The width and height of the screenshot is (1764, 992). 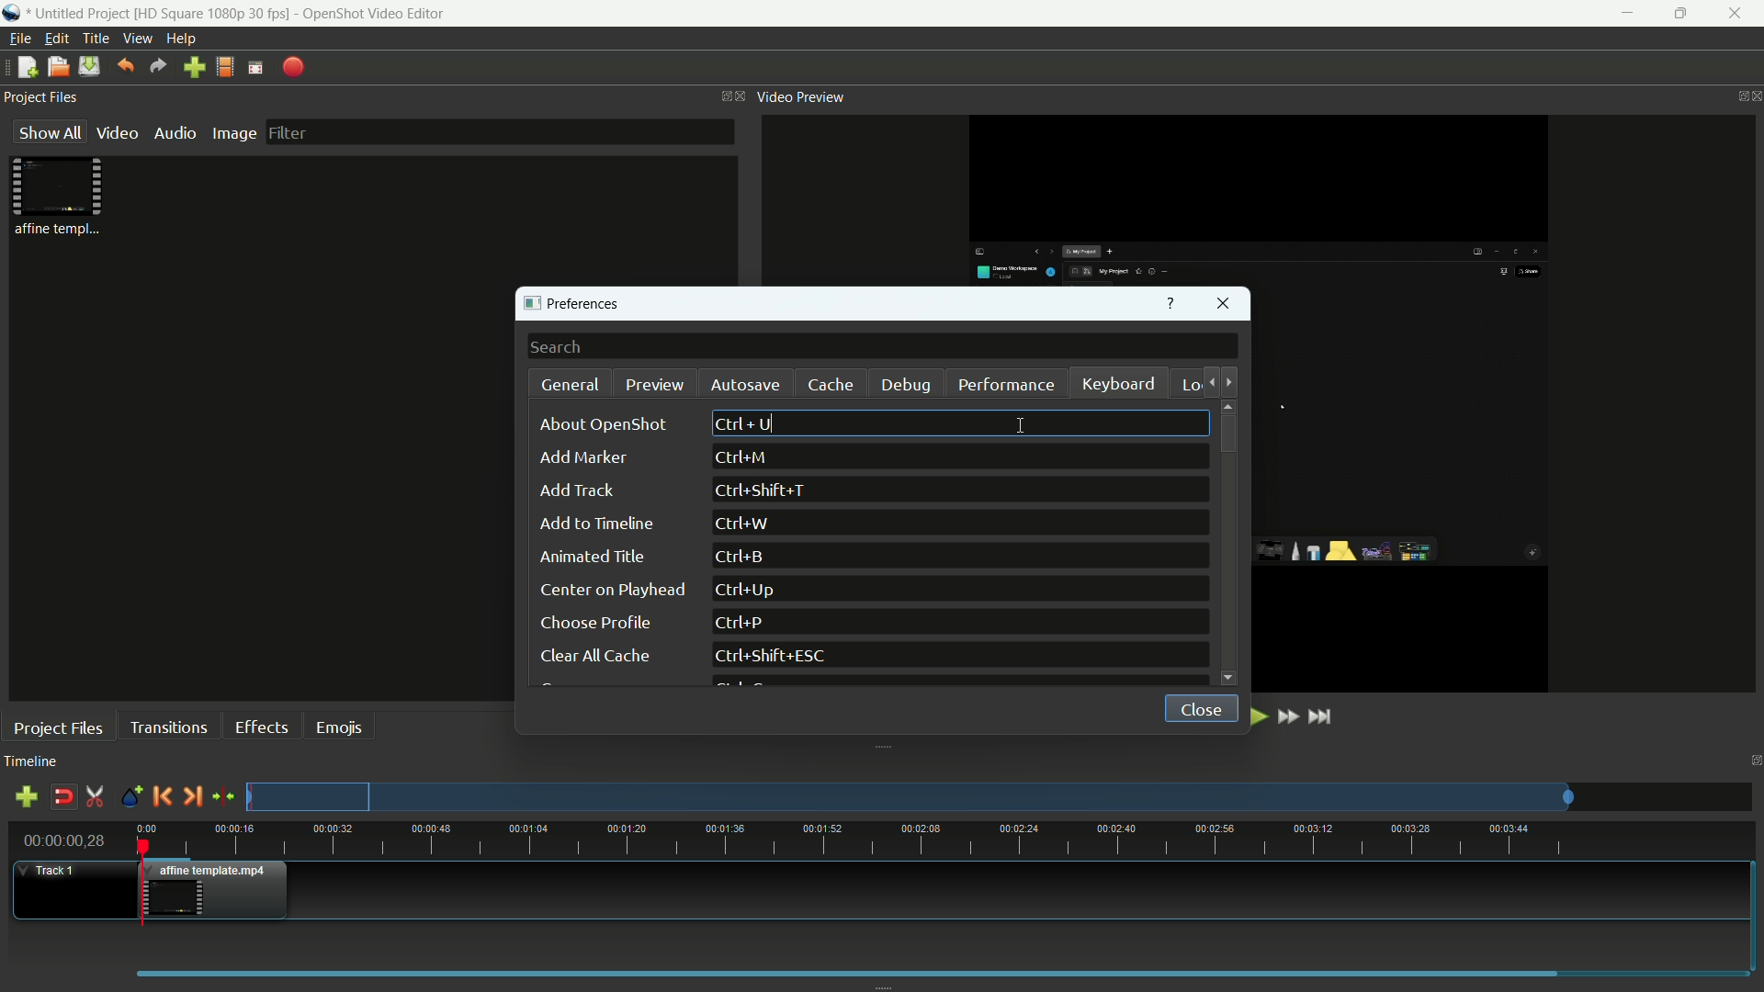 What do you see at coordinates (46, 133) in the screenshot?
I see `show all` at bounding box center [46, 133].